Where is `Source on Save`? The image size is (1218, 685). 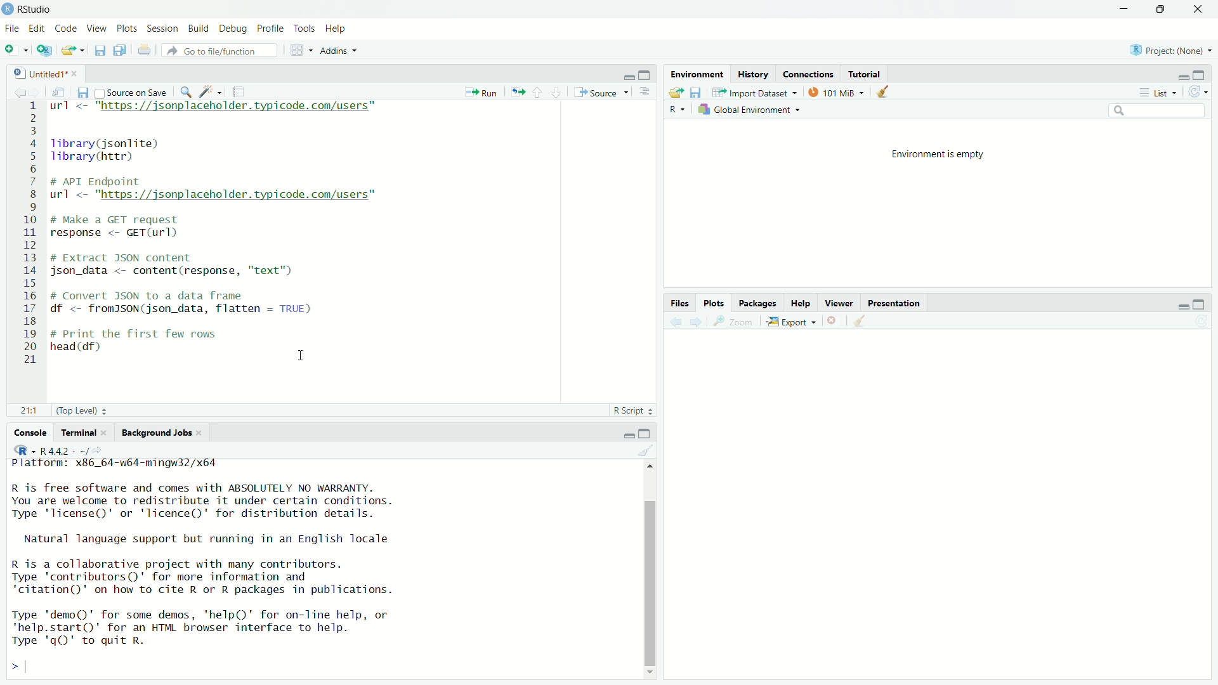 Source on Save is located at coordinates (131, 93).